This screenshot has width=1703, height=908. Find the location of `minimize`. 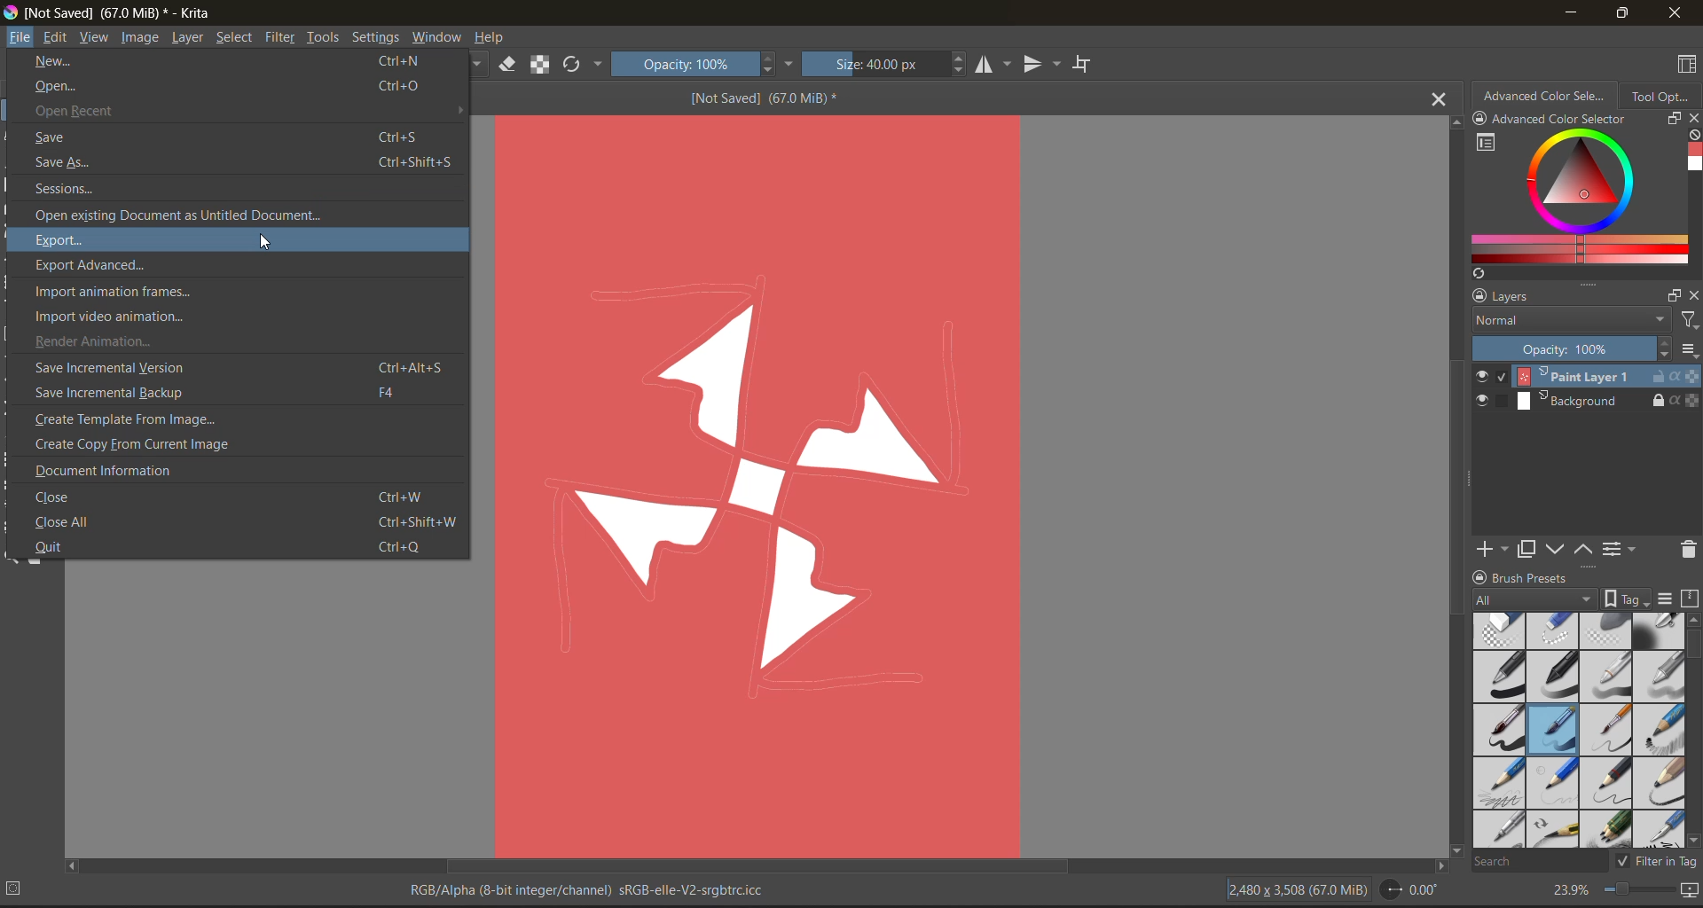

minimize is located at coordinates (1573, 16).